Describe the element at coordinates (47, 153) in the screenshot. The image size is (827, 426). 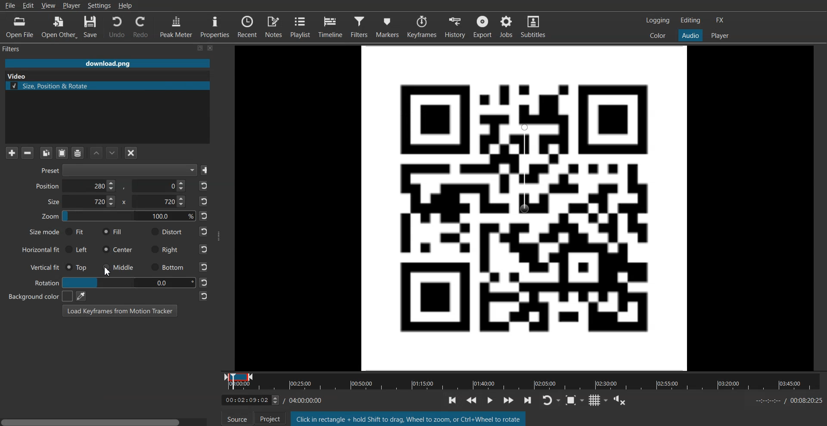
I see `Copy checked Filter` at that location.